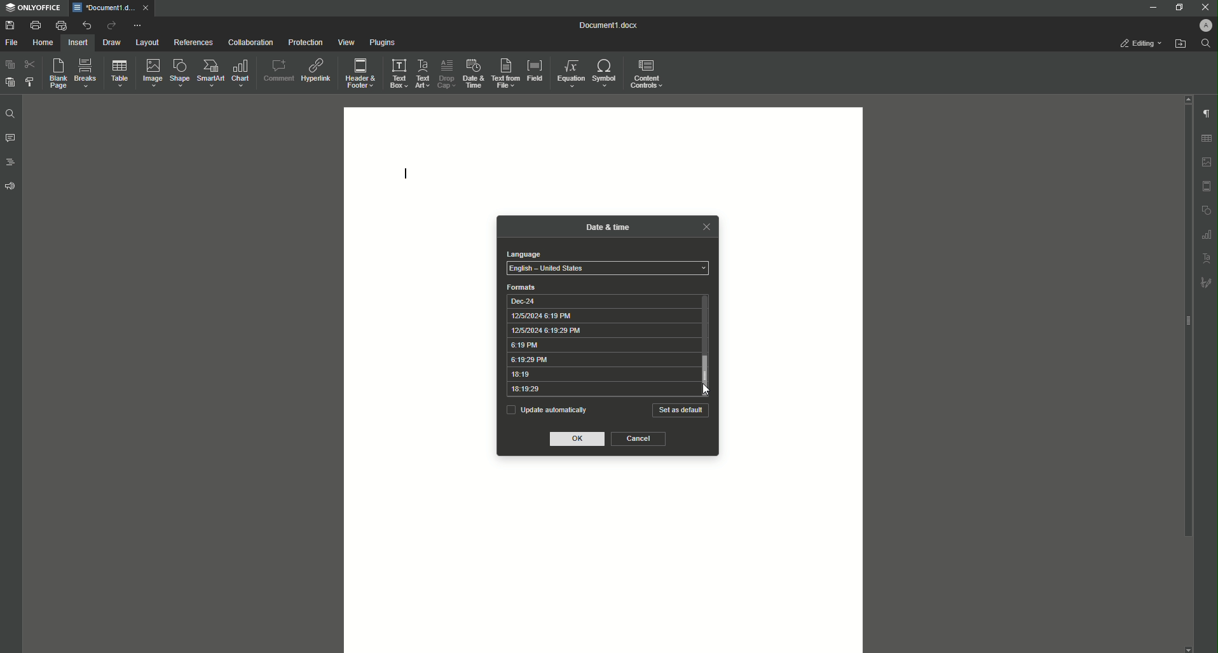  Describe the element at coordinates (112, 42) in the screenshot. I see `Draw` at that location.